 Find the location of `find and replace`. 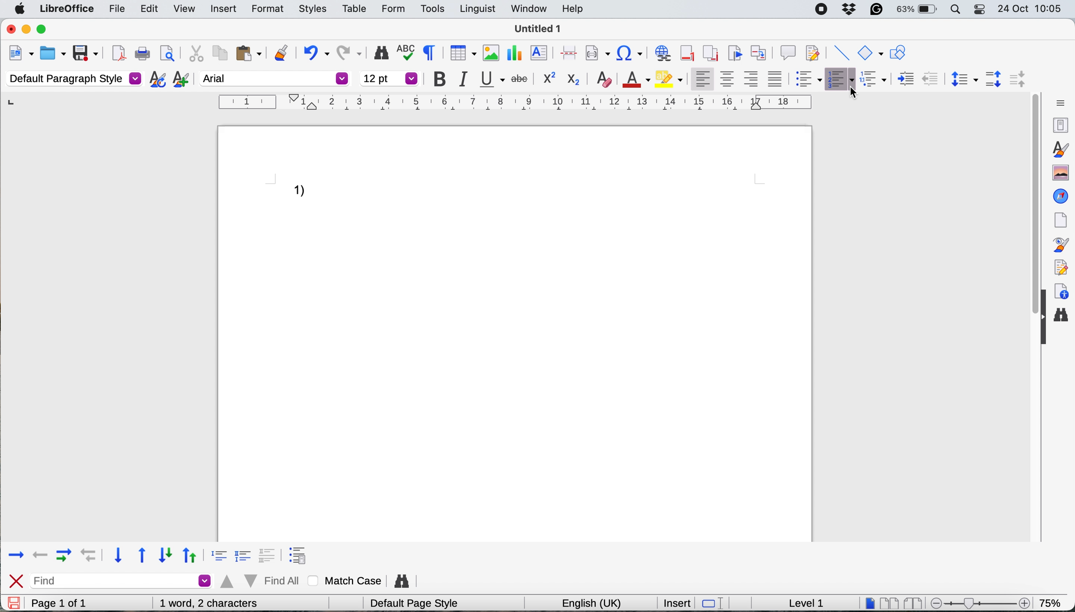

find and replace is located at coordinates (1063, 317).